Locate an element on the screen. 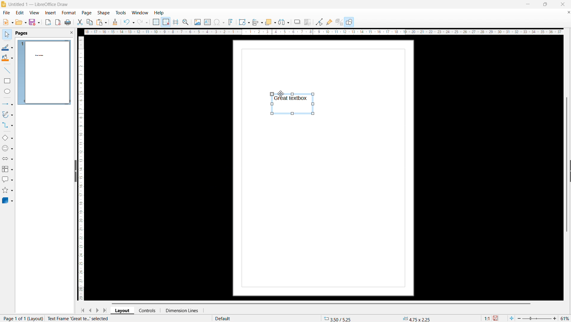 The height and width of the screenshot is (322, 571). background color is located at coordinates (7, 58).